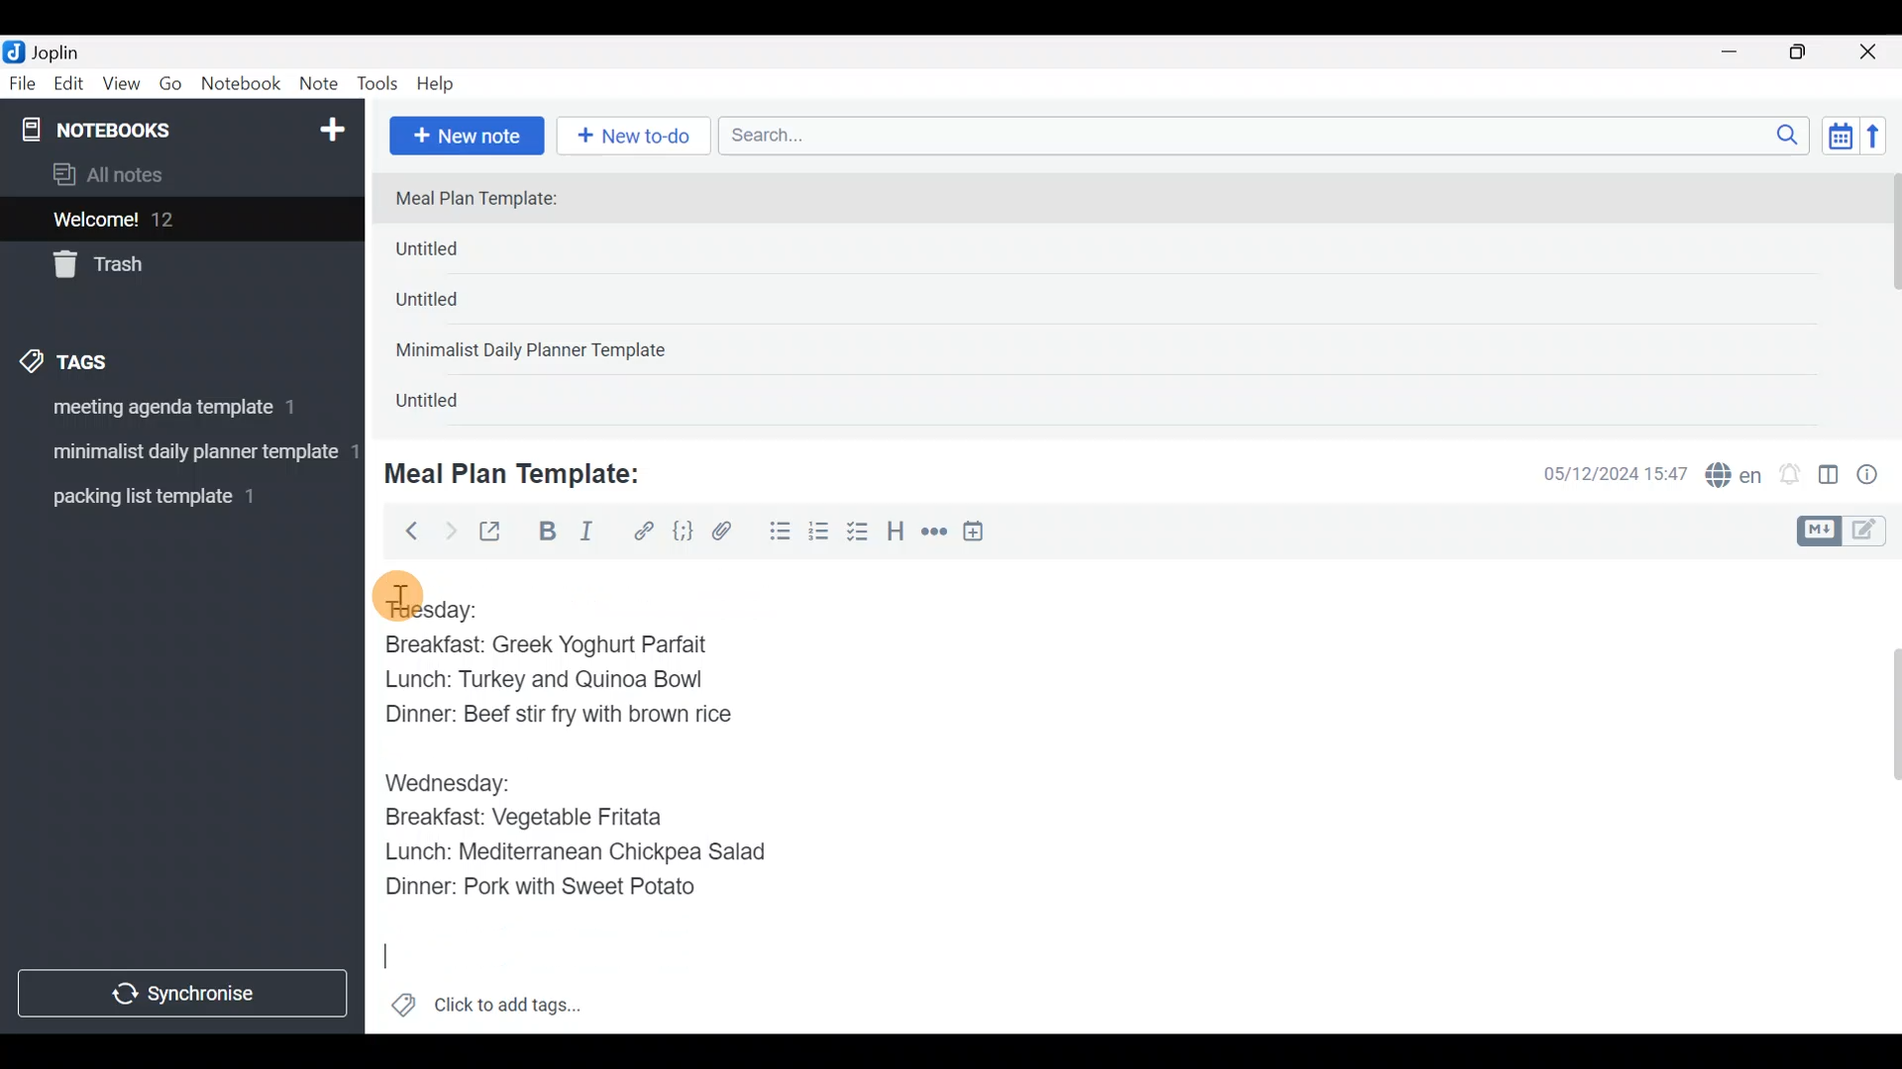 The height and width of the screenshot is (1069, 1902). What do you see at coordinates (1269, 133) in the screenshot?
I see `Search bar` at bounding box center [1269, 133].